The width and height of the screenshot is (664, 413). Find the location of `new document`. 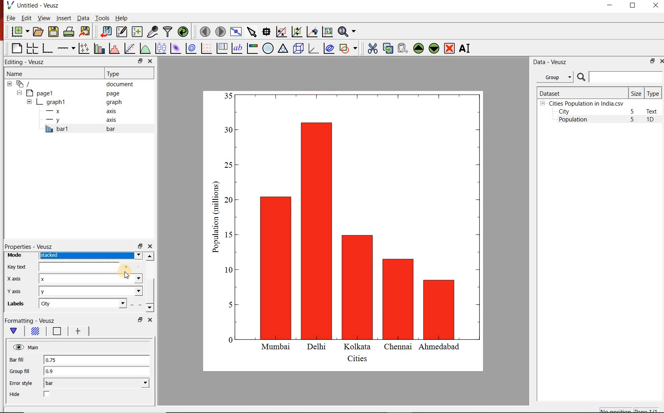

new document is located at coordinates (19, 32).